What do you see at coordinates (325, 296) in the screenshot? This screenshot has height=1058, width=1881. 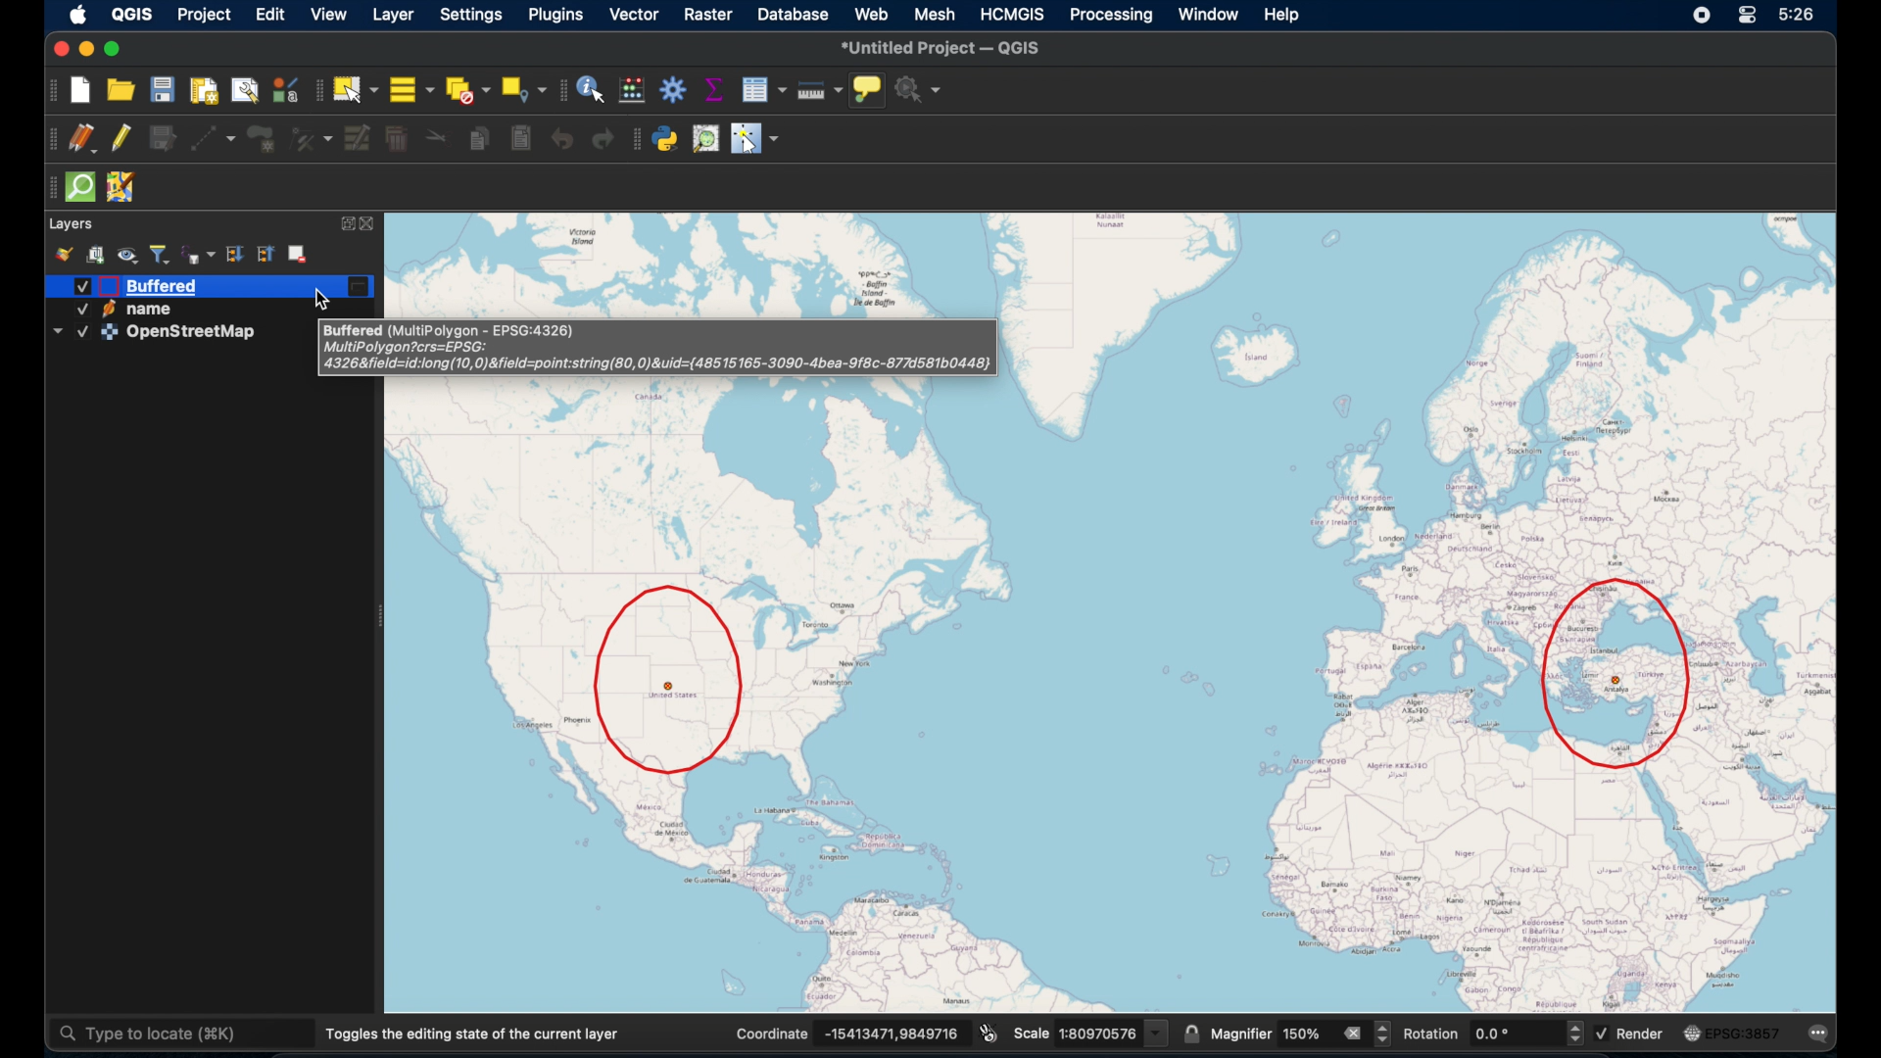 I see `cursor` at bounding box center [325, 296].